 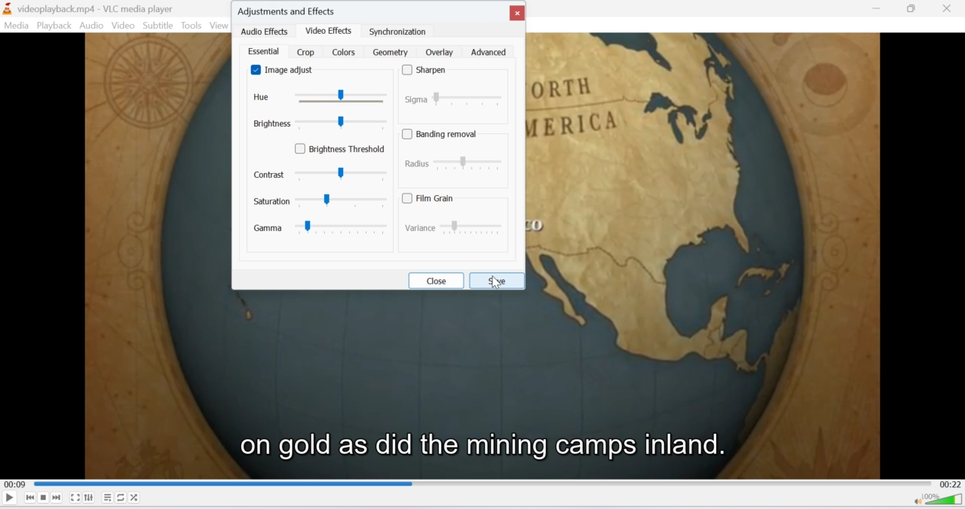 I want to click on adjustments and effects, so click(x=293, y=9).